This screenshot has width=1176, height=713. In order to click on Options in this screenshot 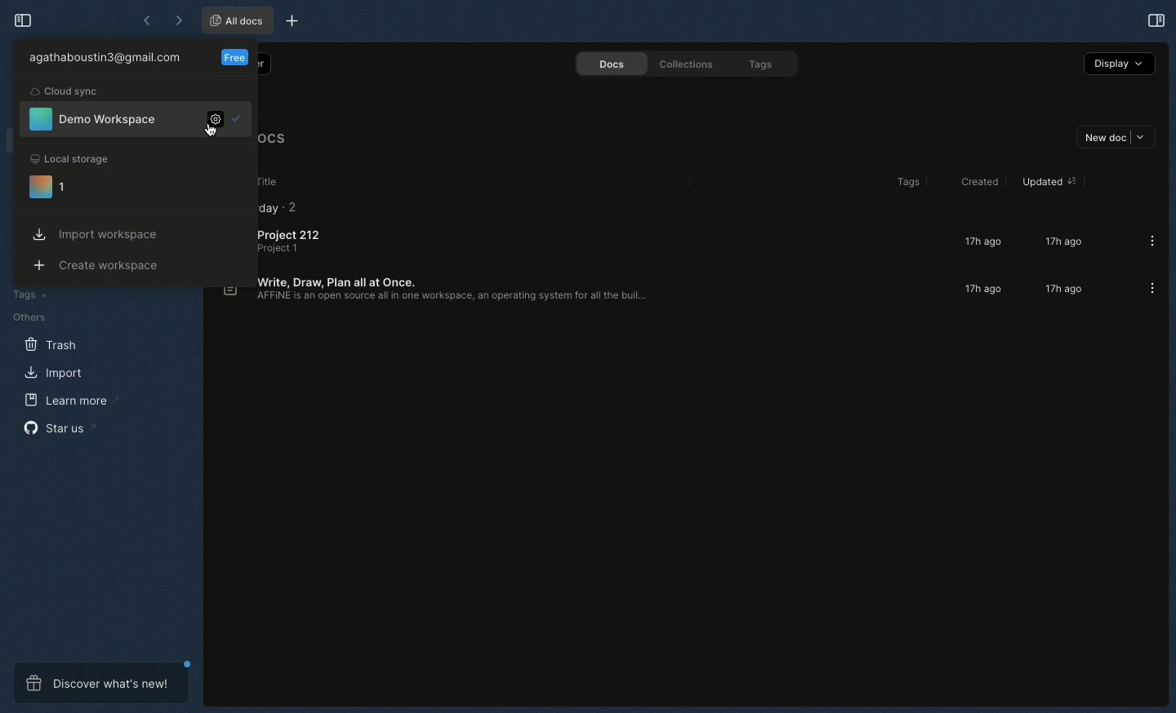, I will do `click(1147, 241)`.